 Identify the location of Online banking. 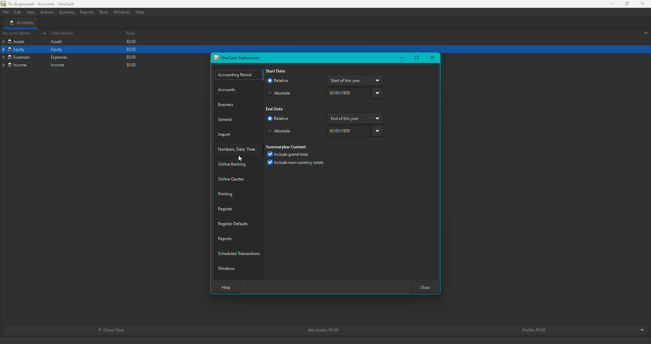
(233, 165).